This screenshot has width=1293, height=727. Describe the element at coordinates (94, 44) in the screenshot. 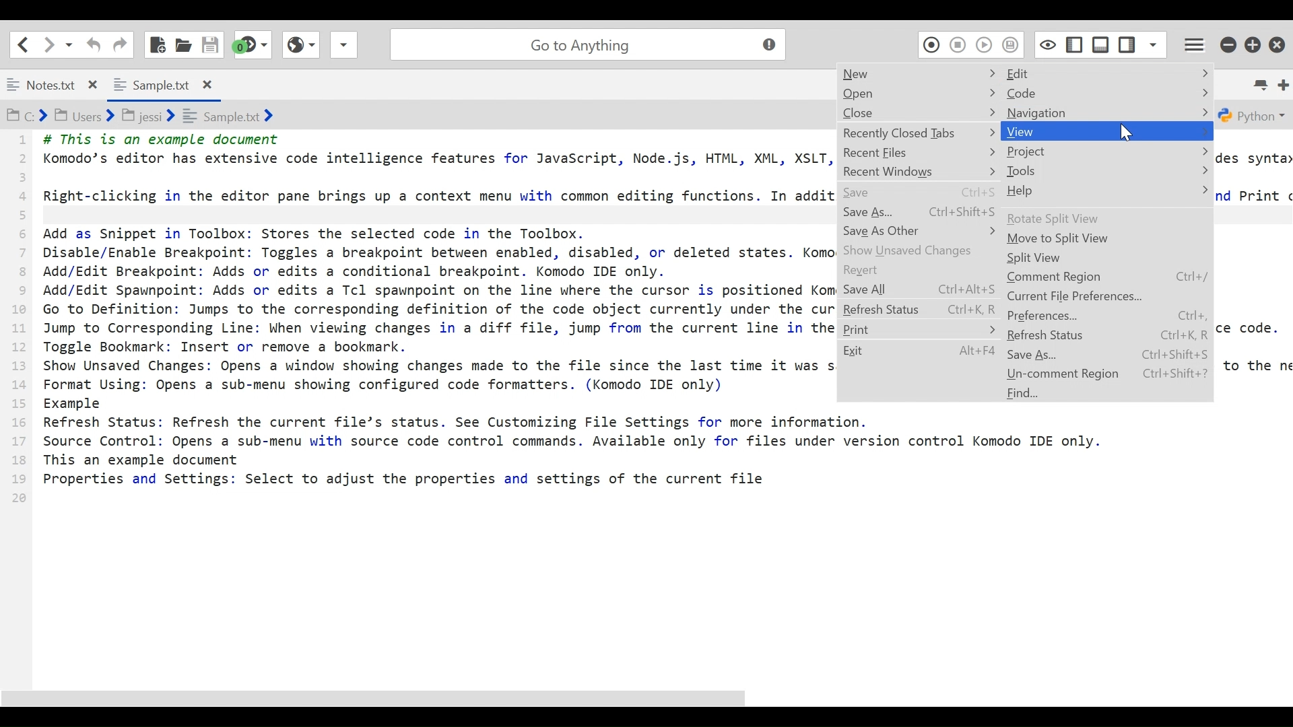

I see `Undo` at that location.